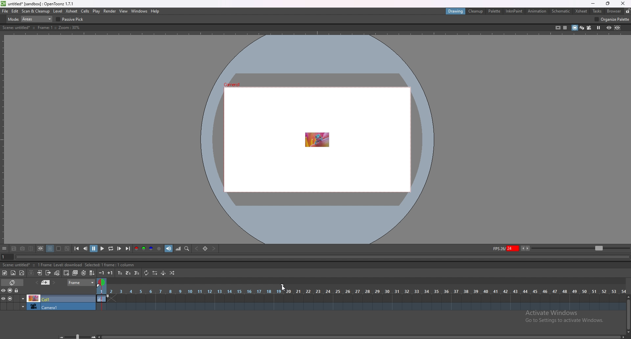 The image size is (631, 339). What do you see at coordinates (45, 282) in the screenshot?
I see `previous memo` at bounding box center [45, 282].